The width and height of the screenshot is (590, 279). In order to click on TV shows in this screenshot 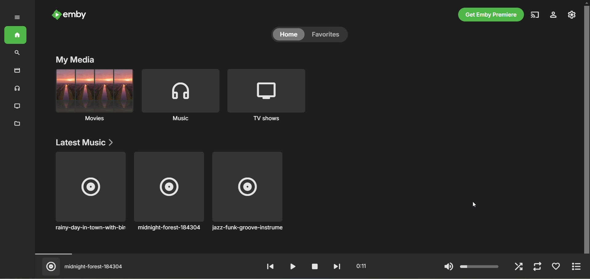, I will do `click(16, 106)`.